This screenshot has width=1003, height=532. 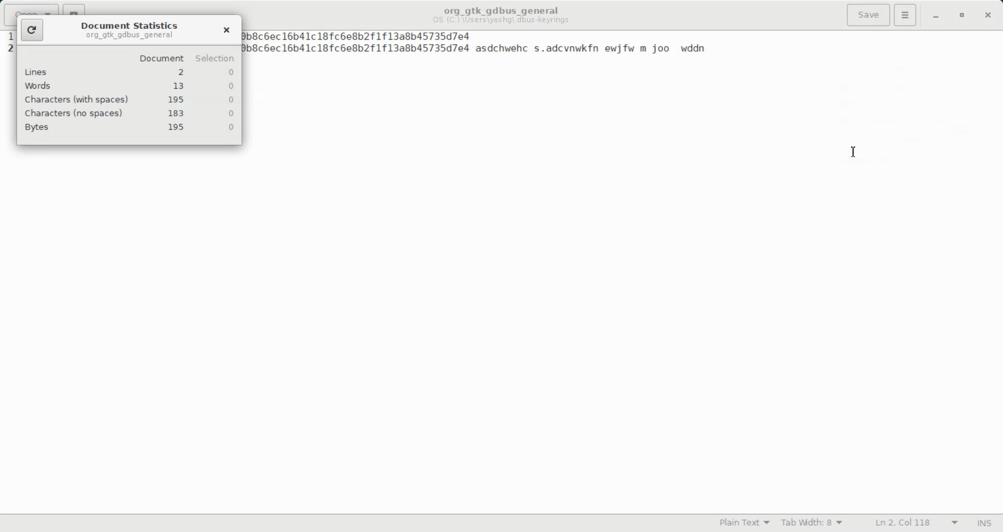 What do you see at coordinates (854, 152) in the screenshot?
I see `Text Cursor` at bounding box center [854, 152].